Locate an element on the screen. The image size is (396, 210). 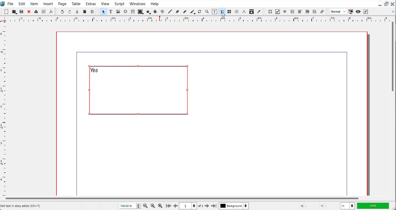
Eye Dropper is located at coordinates (259, 11).